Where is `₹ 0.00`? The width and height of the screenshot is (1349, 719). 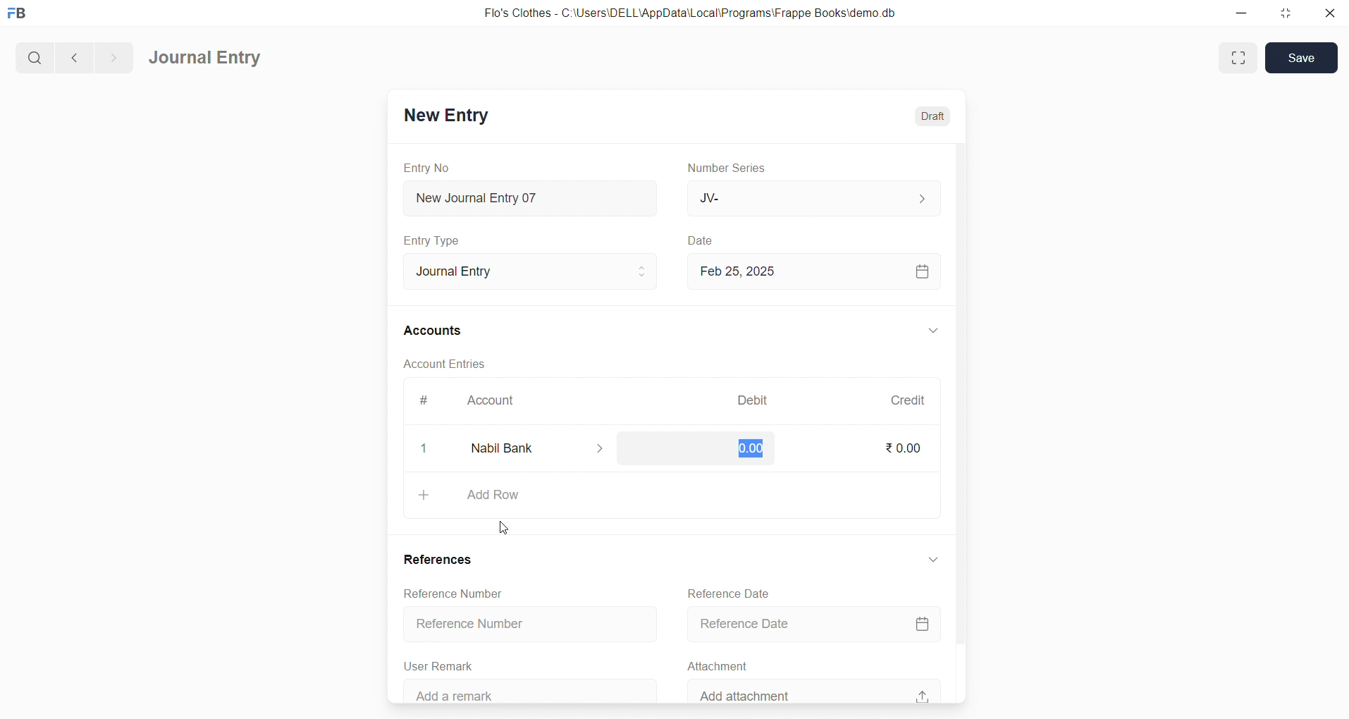
₹ 0.00 is located at coordinates (902, 448).